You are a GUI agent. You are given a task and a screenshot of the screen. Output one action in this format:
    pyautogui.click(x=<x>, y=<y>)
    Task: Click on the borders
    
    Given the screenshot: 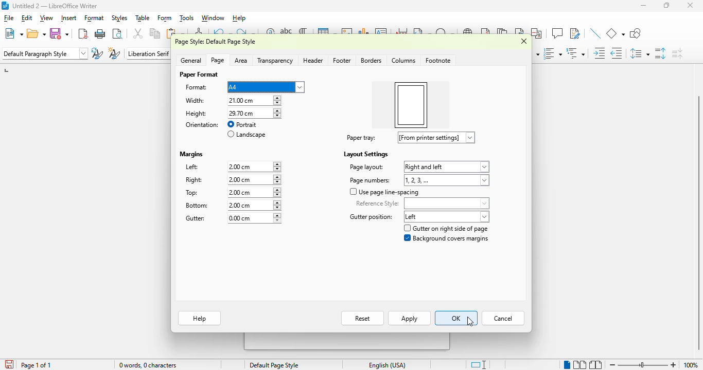 What is the action you would take?
    pyautogui.click(x=371, y=60)
    